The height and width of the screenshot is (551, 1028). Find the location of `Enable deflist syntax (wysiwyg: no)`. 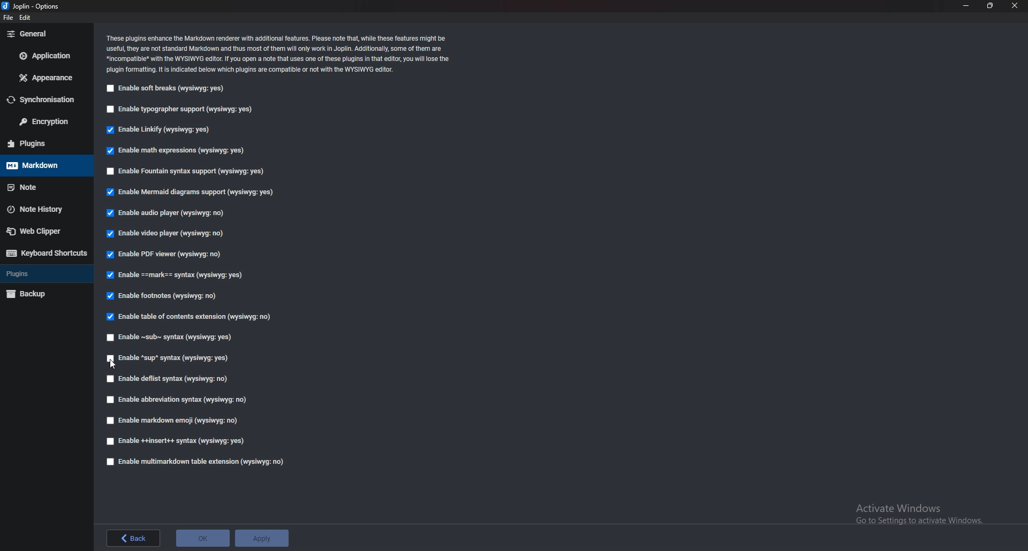

Enable deflist syntax (wysiwyg: no) is located at coordinates (169, 379).